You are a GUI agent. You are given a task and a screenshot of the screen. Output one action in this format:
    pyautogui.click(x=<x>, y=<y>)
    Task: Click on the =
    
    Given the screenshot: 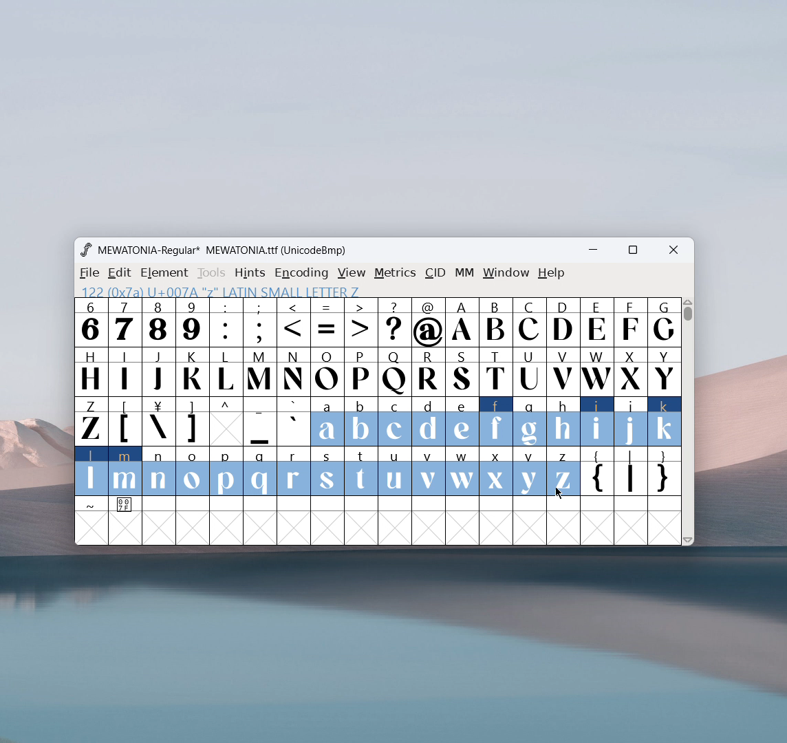 What is the action you would take?
    pyautogui.click(x=327, y=323)
    